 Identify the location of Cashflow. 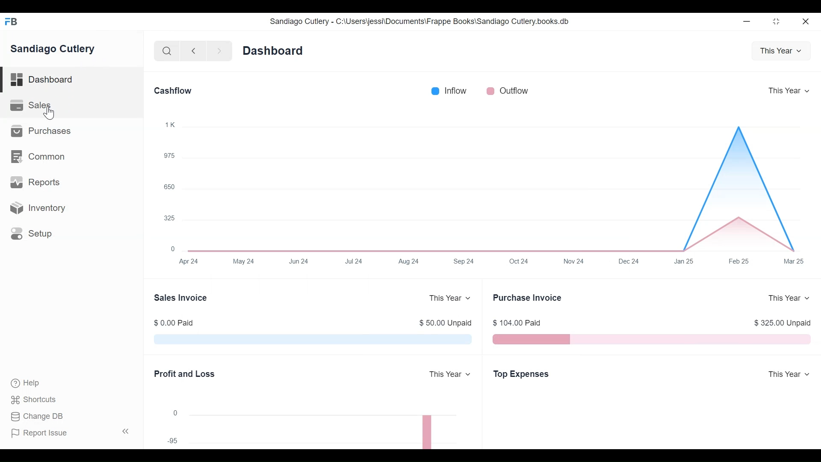
(174, 90).